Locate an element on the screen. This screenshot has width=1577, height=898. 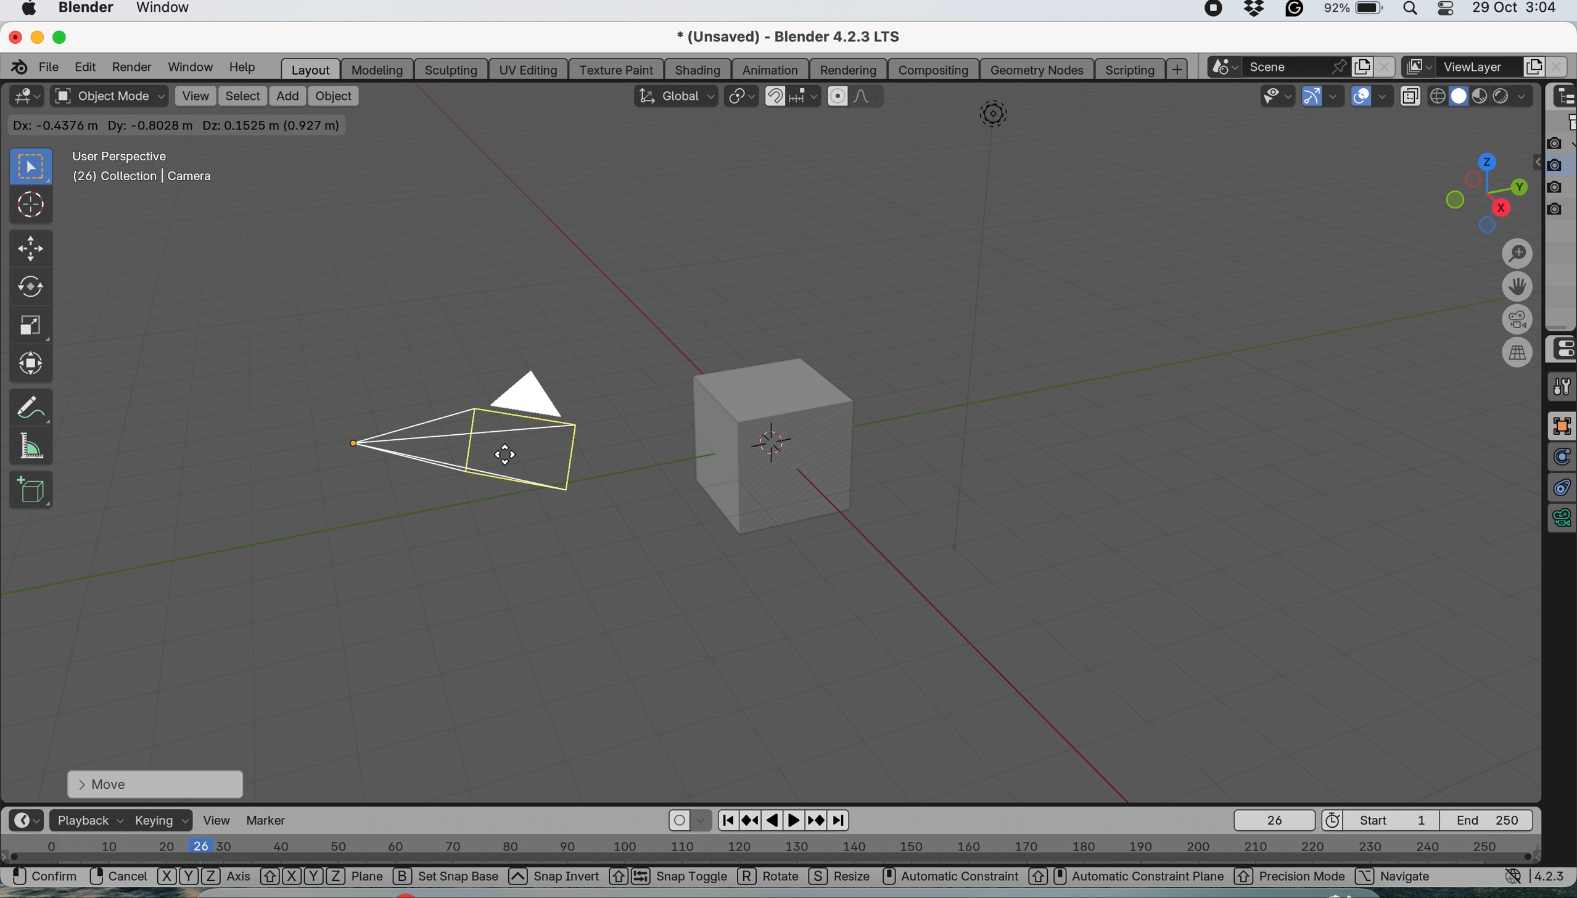
file is located at coordinates (51, 66).